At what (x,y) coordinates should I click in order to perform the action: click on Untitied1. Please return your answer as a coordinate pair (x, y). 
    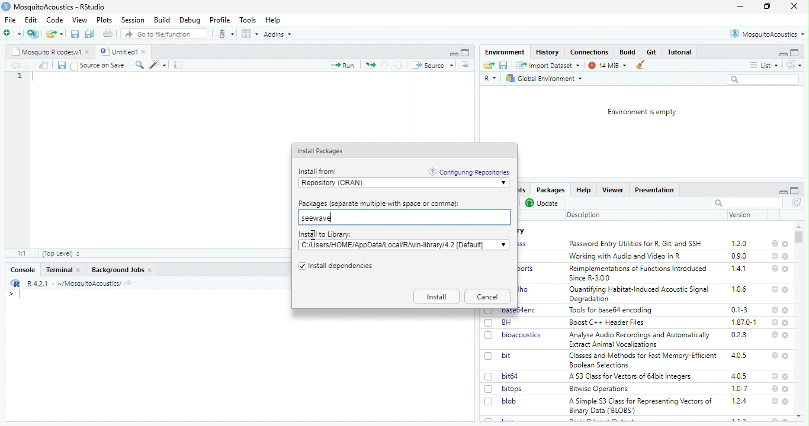
    Looking at the image, I should click on (117, 51).